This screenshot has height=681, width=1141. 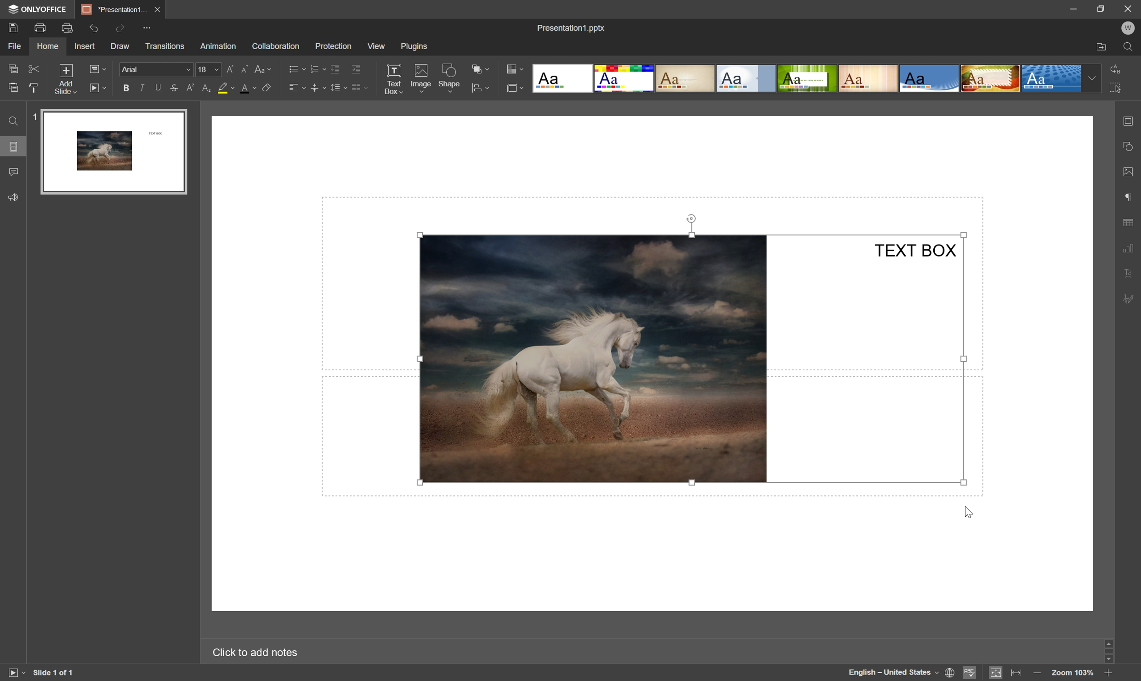 What do you see at coordinates (1072, 7) in the screenshot?
I see `minimize` at bounding box center [1072, 7].